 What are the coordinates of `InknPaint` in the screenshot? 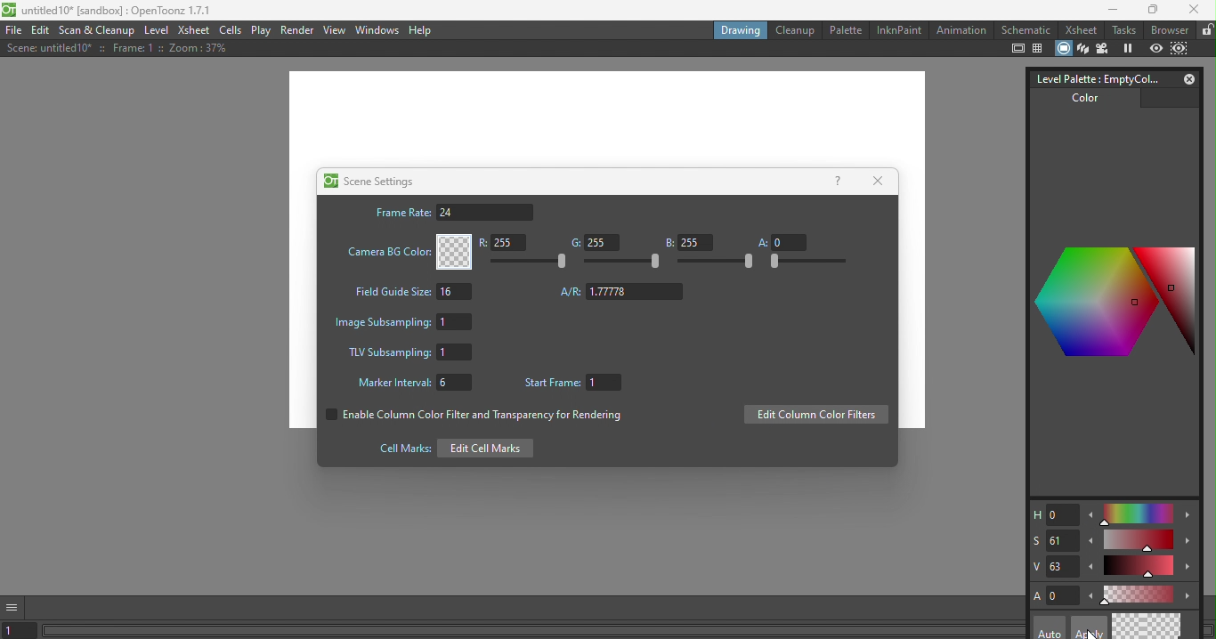 It's located at (898, 28).